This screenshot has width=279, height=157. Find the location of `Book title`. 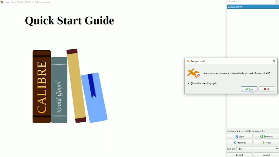

Book title is located at coordinates (29, 2).